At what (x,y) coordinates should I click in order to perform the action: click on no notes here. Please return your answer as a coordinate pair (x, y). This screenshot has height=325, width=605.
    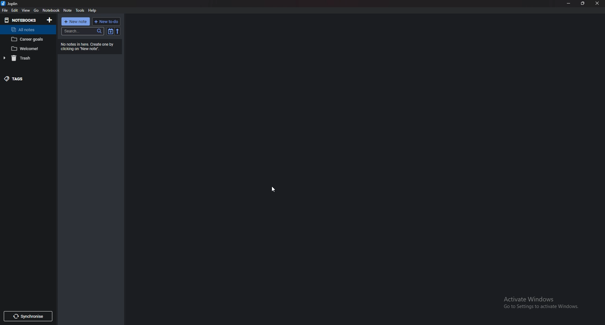
    Looking at the image, I should click on (90, 46).